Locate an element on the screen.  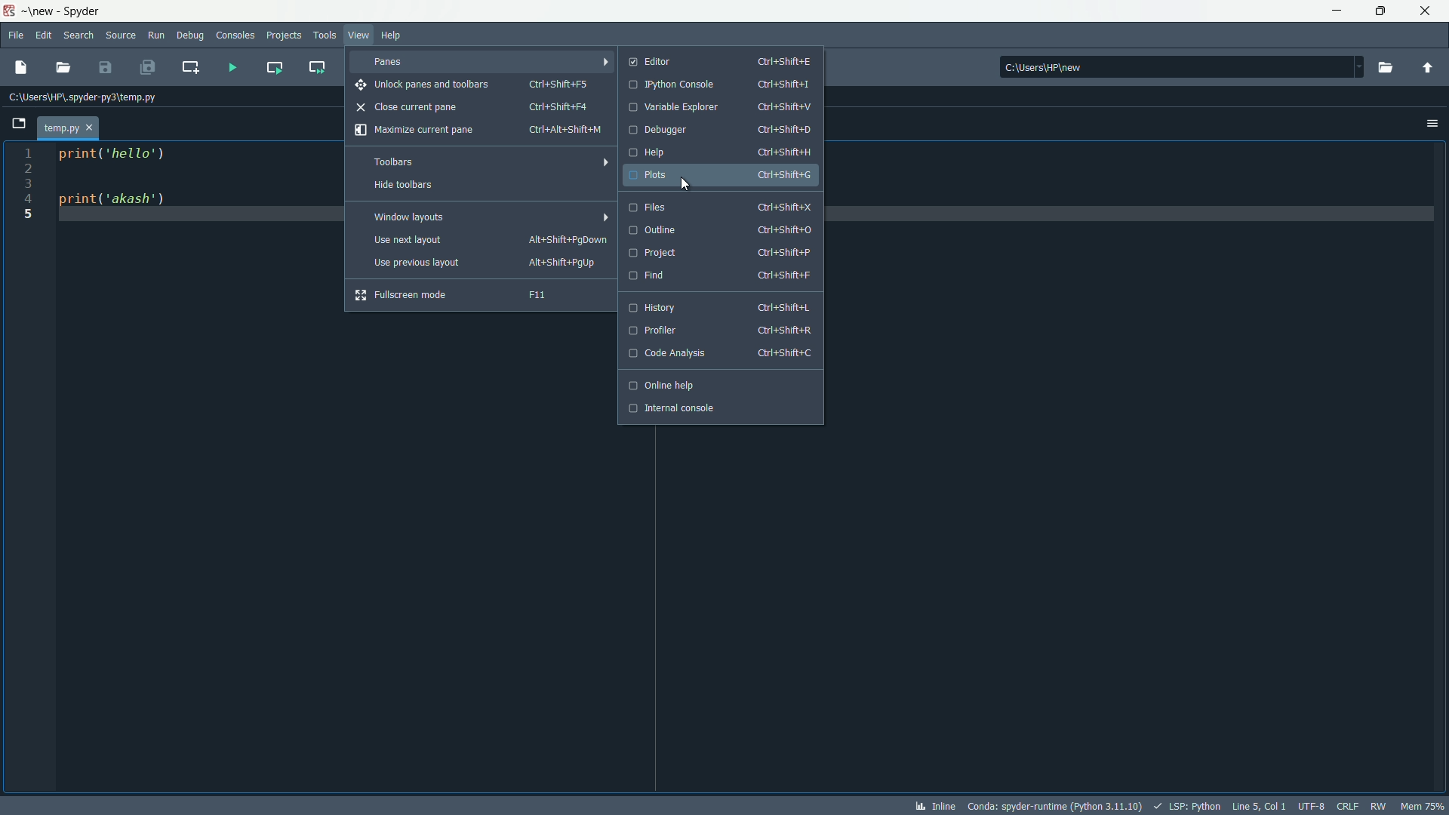
history is located at coordinates (718, 308).